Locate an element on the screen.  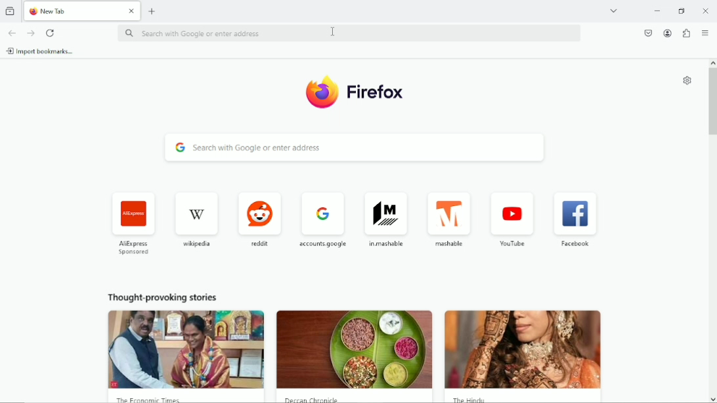
save to pocket is located at coordinates (649, 33).